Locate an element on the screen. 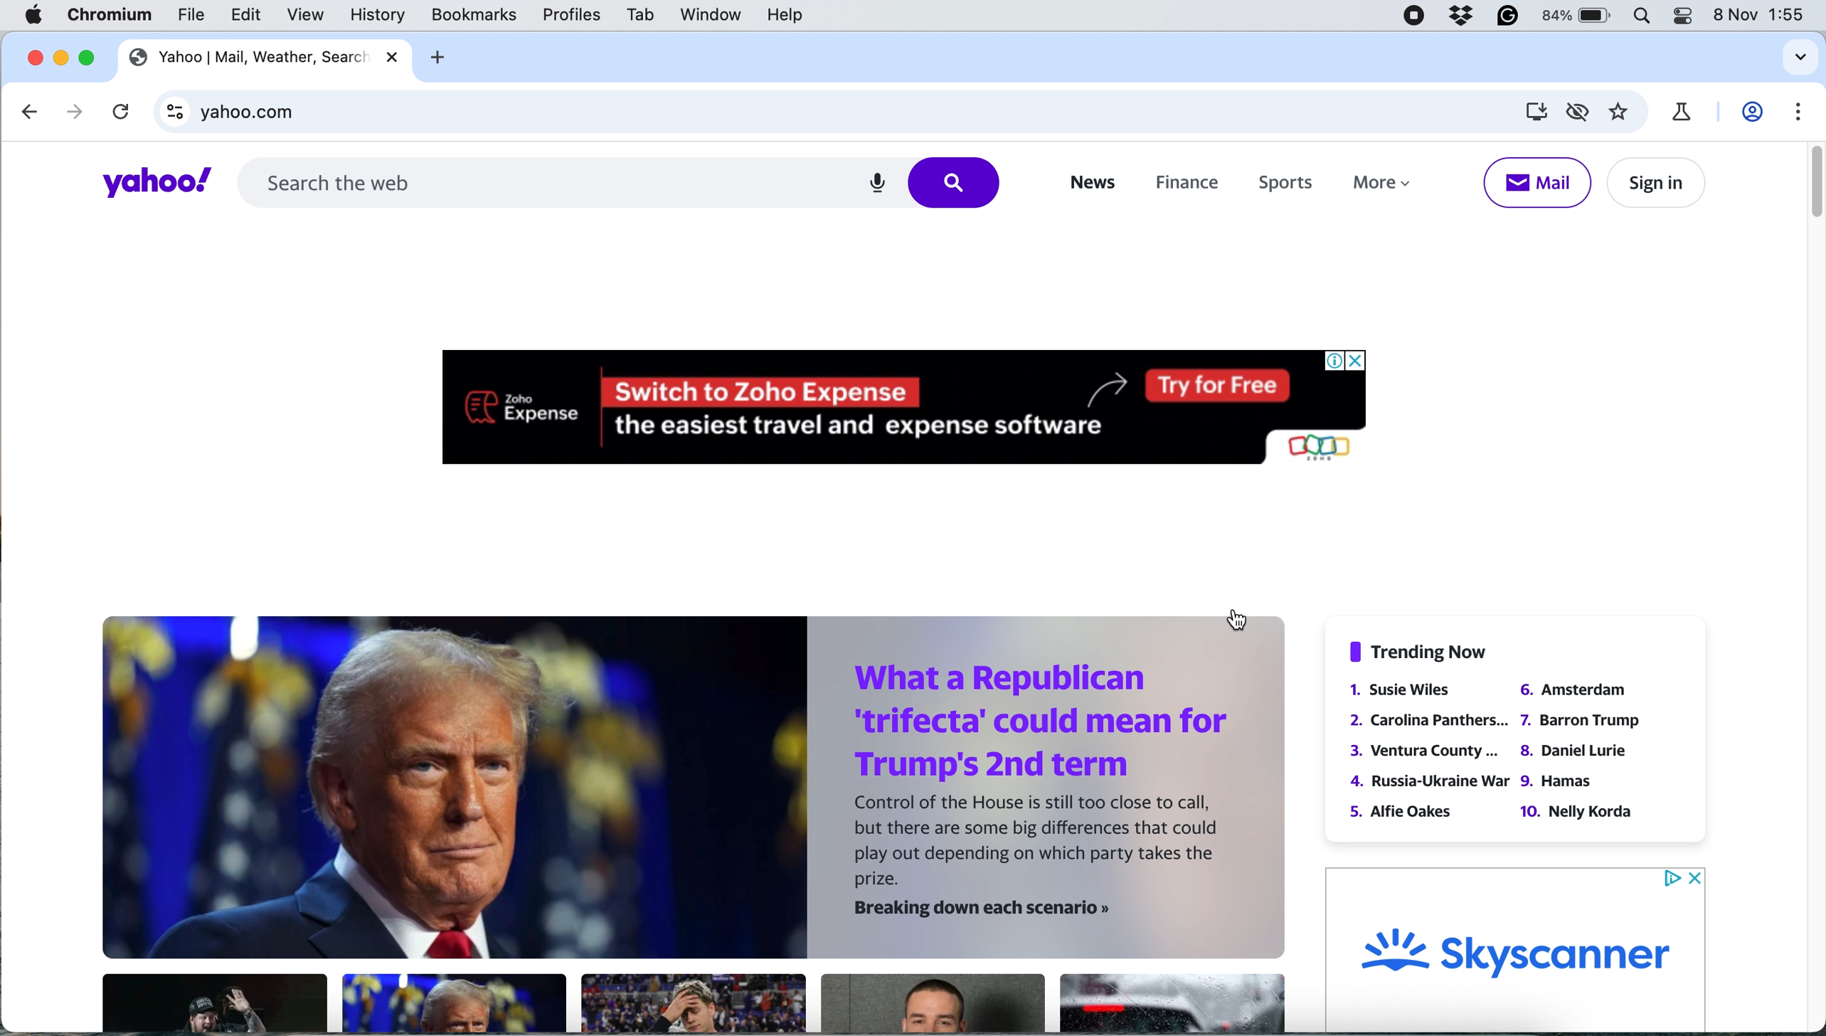 Image resolution: width=1826 pixels, height=1036 pixels. dropbox is located at coordinates (1460, 15).